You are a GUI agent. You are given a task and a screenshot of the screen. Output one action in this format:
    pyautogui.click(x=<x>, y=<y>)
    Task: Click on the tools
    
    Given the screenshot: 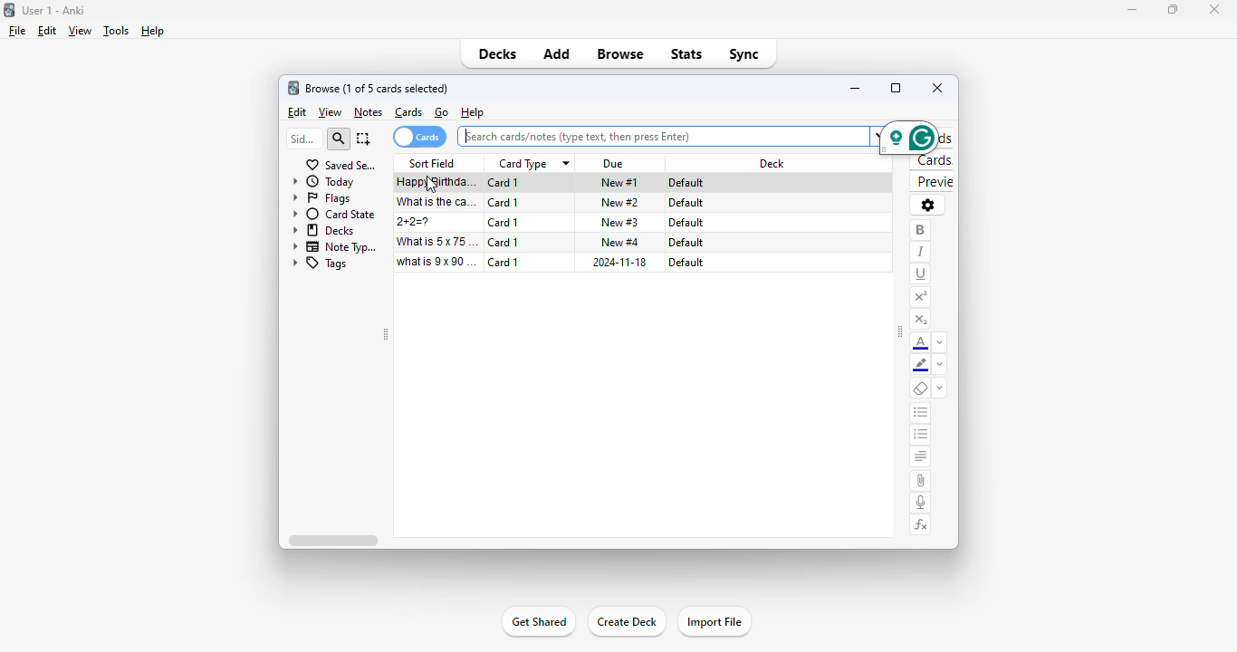 What is the action you would take?
    pyautogui.click(x=116, y=32)
    